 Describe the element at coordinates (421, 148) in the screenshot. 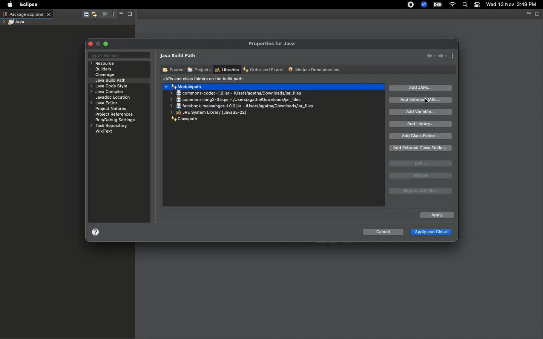

I see `Add external class folder` at that location.